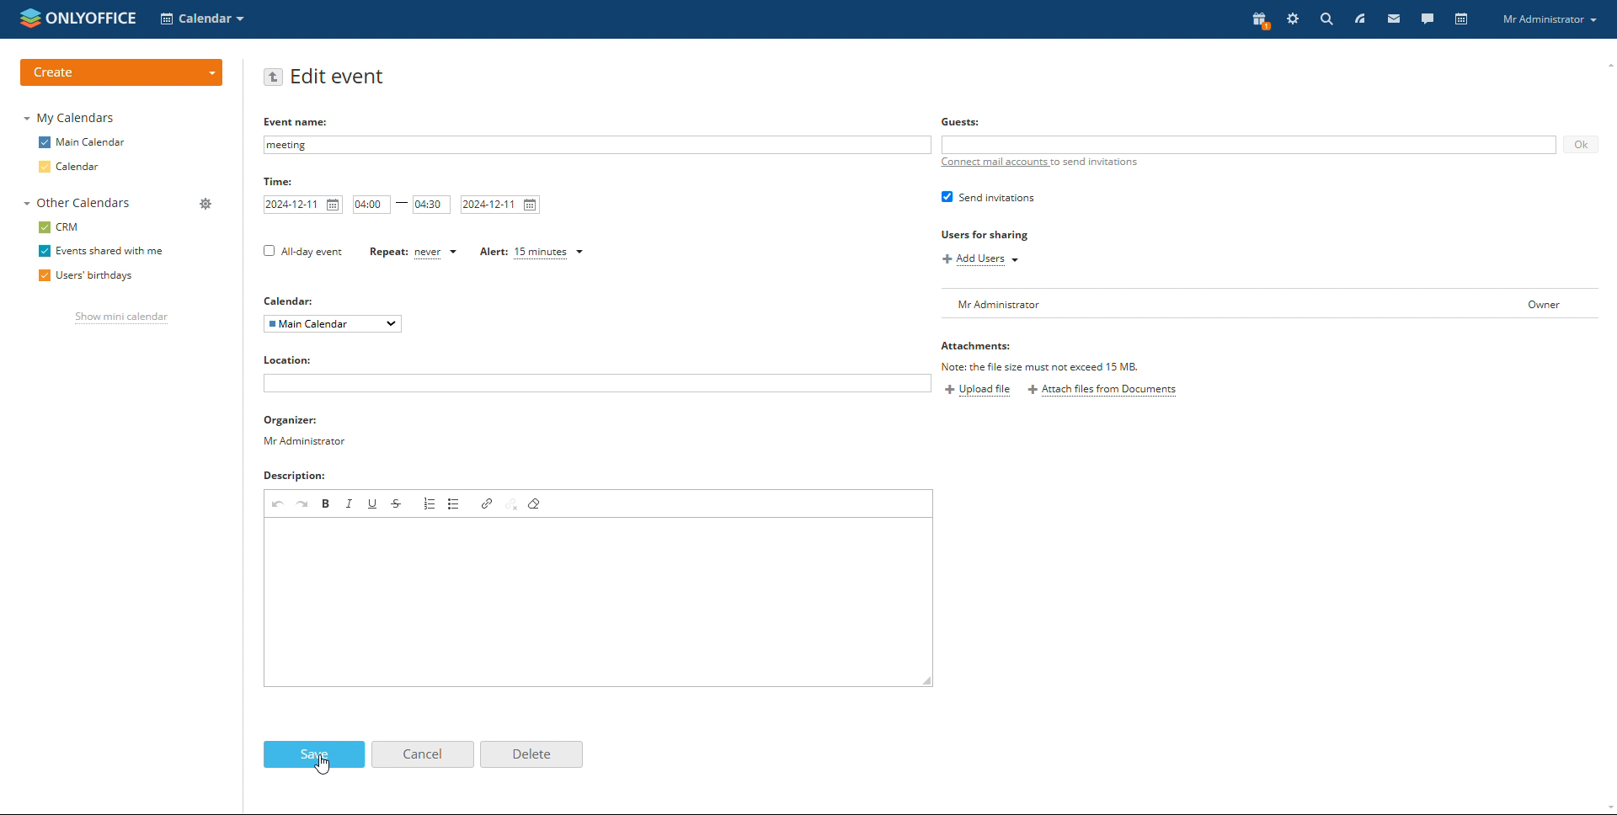 This screenshot has height=815, width=1617. What do you see at coordinates (339, 77) in the screenshot?
I see `edit event` at bounding box center [339, 77].